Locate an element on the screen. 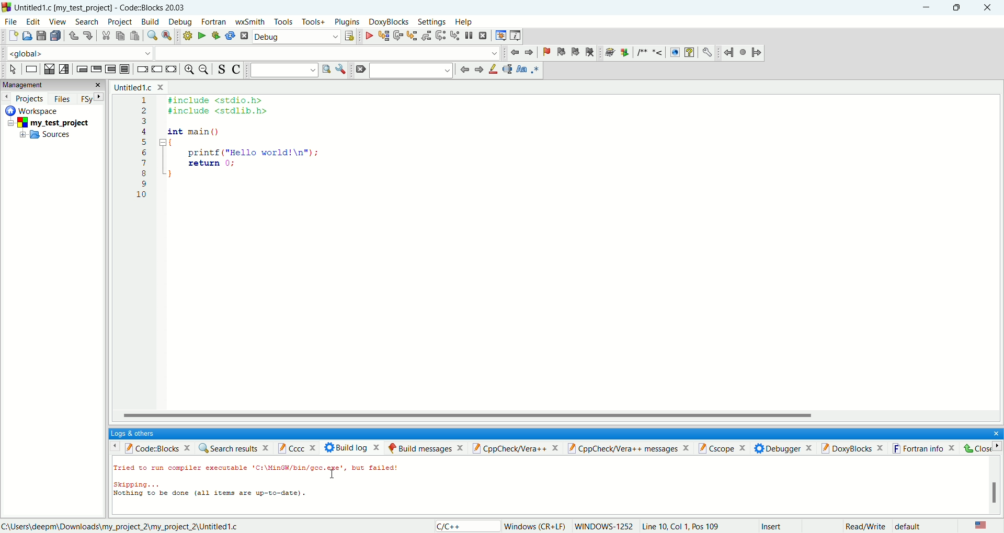  debugger is located at coordinates (785, 448).